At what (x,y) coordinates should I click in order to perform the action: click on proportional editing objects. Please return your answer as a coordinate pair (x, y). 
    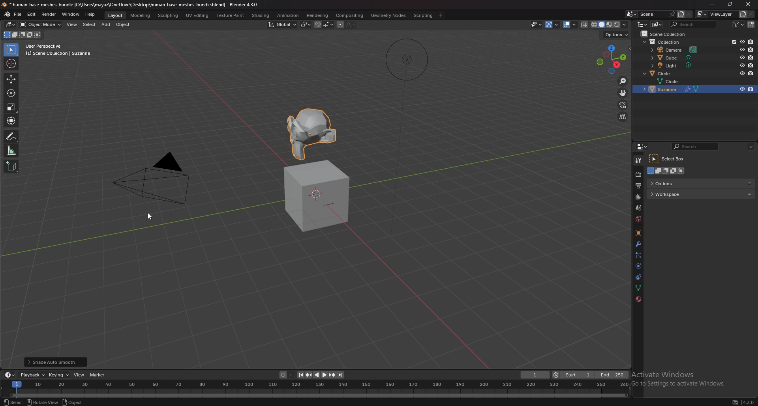
    Looking at the image, I should click on (340, 25).